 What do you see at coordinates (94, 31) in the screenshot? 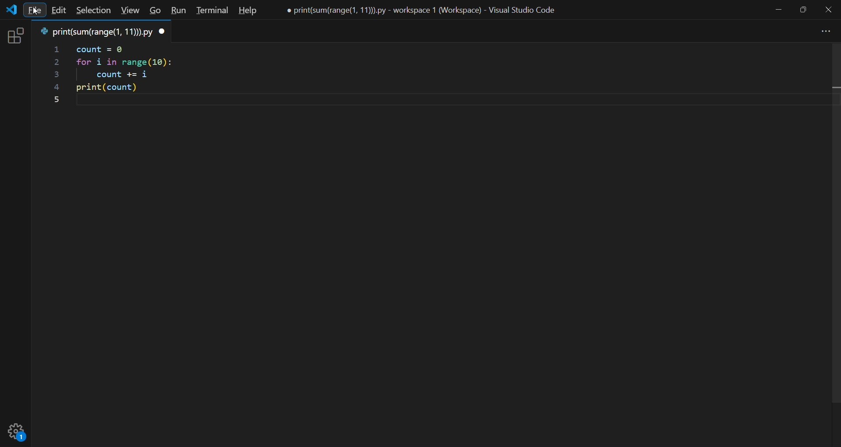
I see `tab name` at bounding box center [94, 31].